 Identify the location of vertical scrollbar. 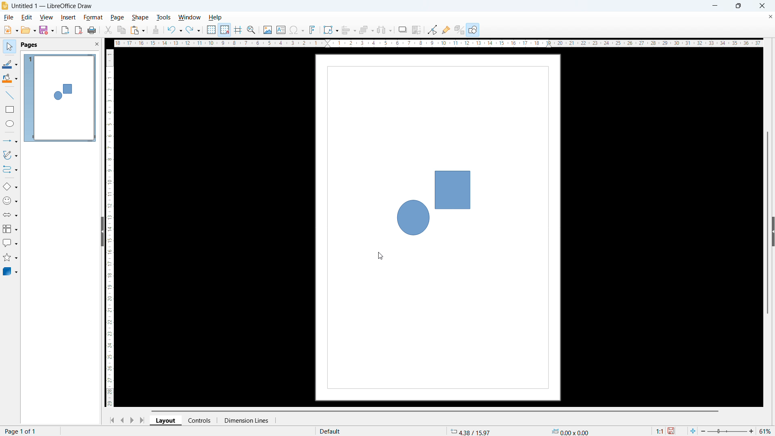
(768, 221).